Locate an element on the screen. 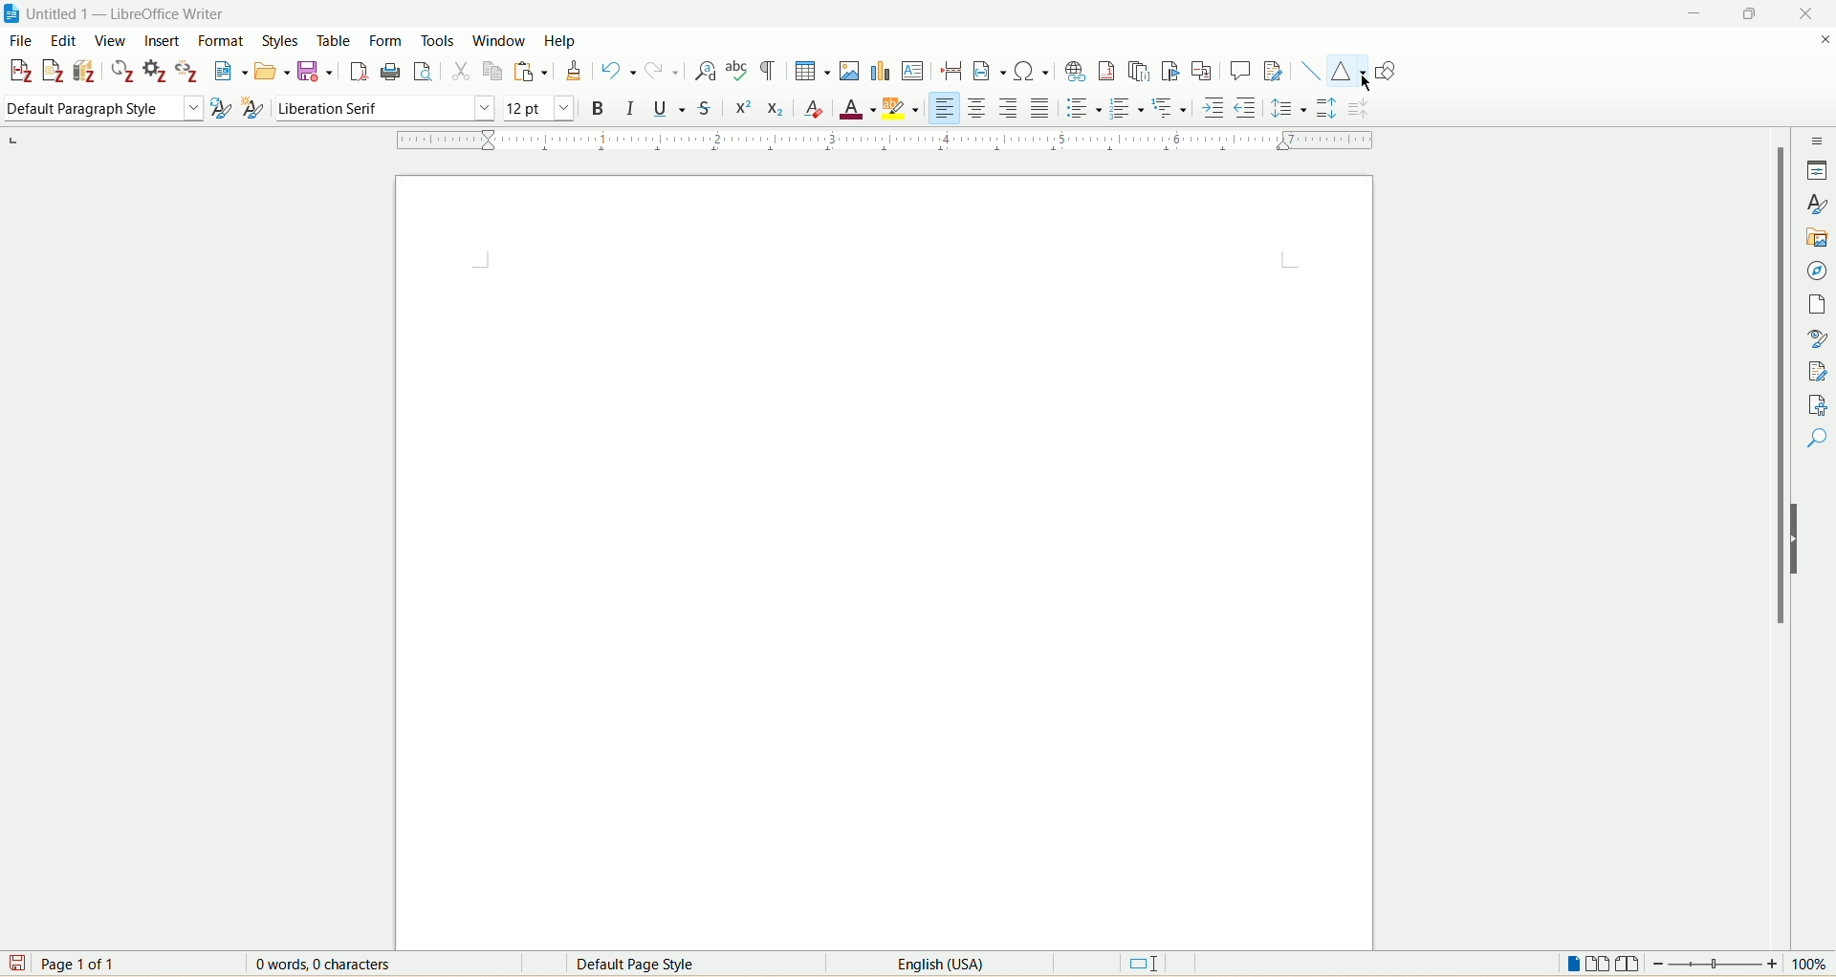 Image resolution: width=1836 pixels, height=977 pixels. table is located at coordinates (339, 40).